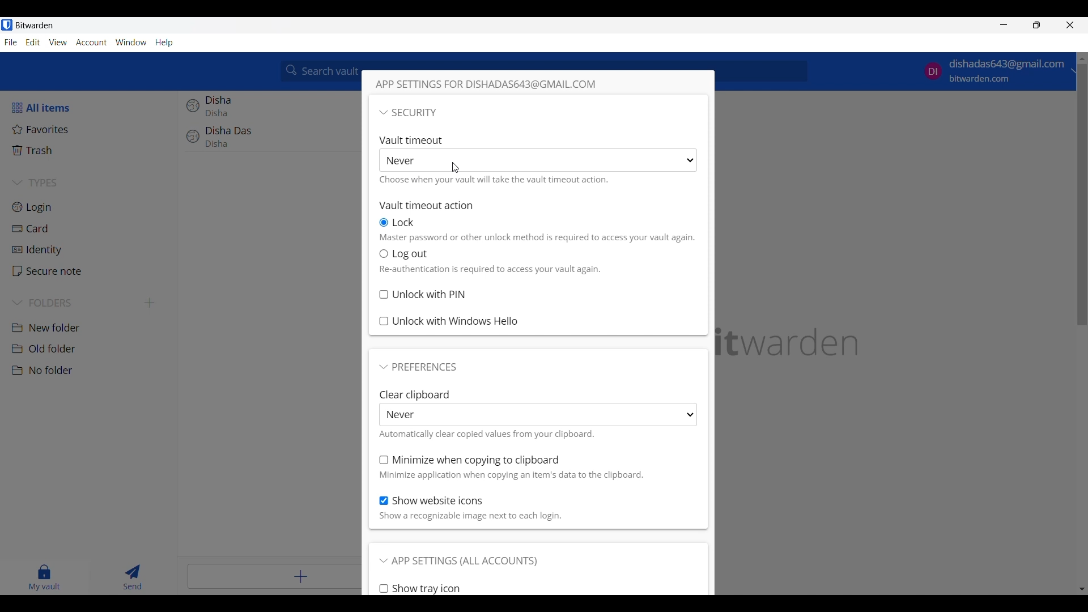 The image size is (1088, 612). I want to click on New folder, so click(91, 328).